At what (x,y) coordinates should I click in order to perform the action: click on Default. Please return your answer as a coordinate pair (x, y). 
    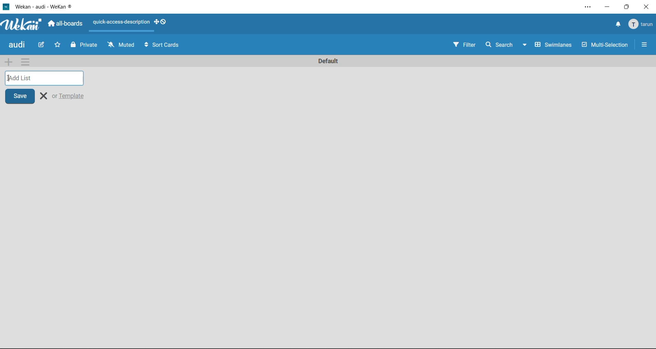
    Looking at the image, I should click on (329, 61).